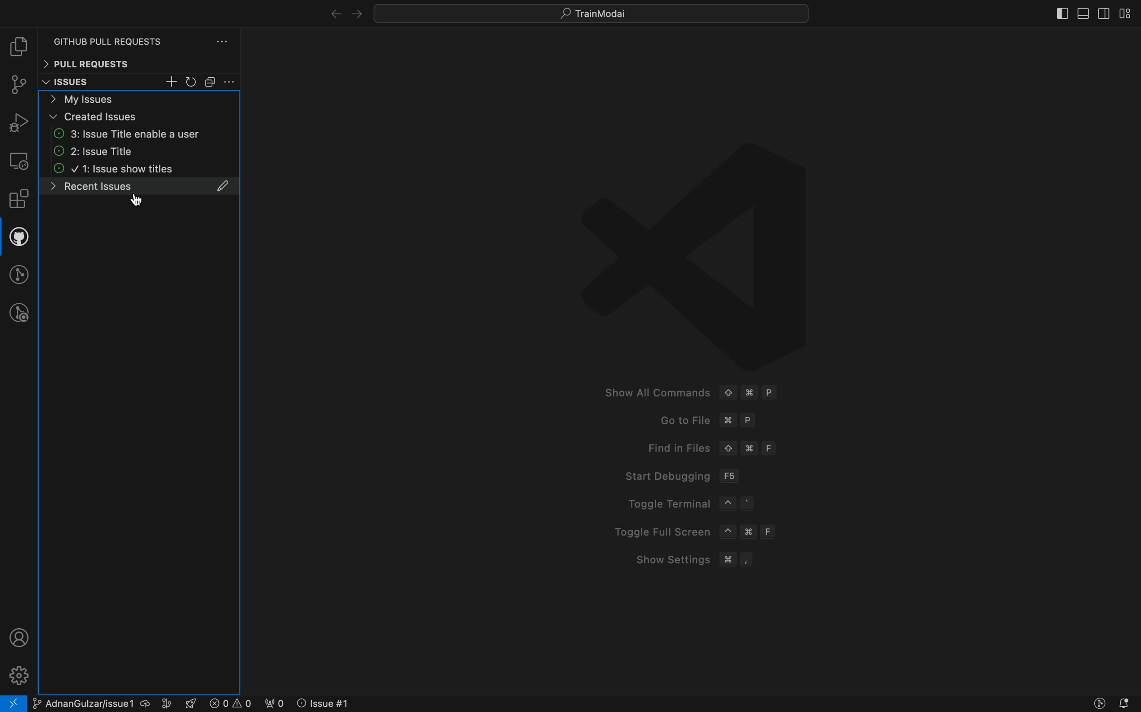  What do you see at coordinates (211, 82) in the screenshot?
I see `select bar` at bounding box center [211, 82].